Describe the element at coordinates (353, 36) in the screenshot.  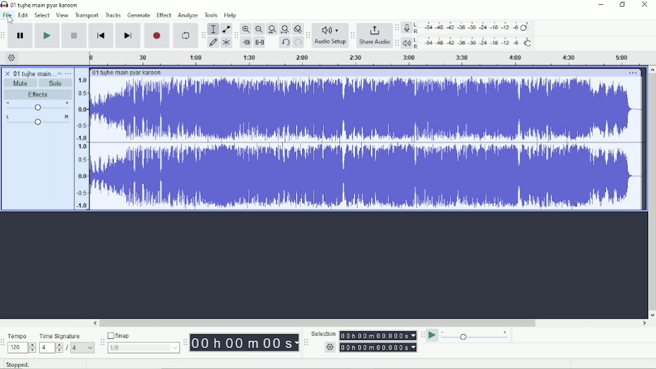
I see `Audacity share audio toolbar` at that location.